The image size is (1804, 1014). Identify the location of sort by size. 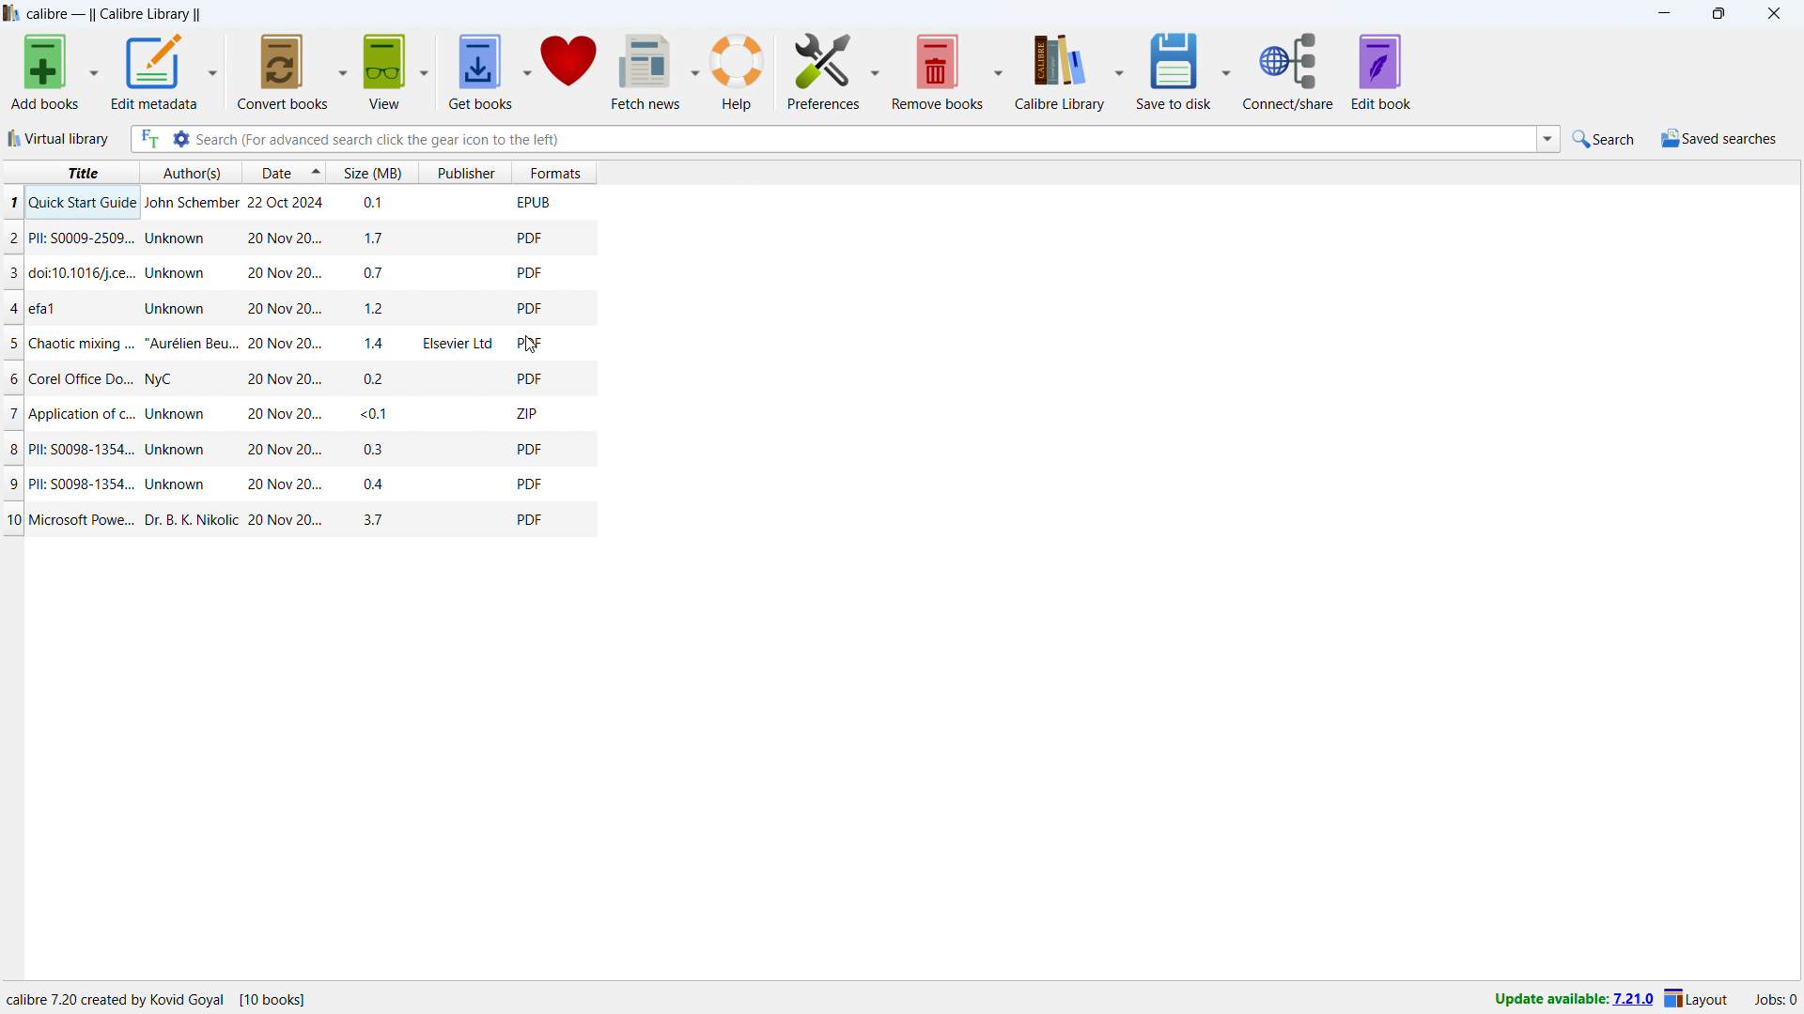
(374, 172).